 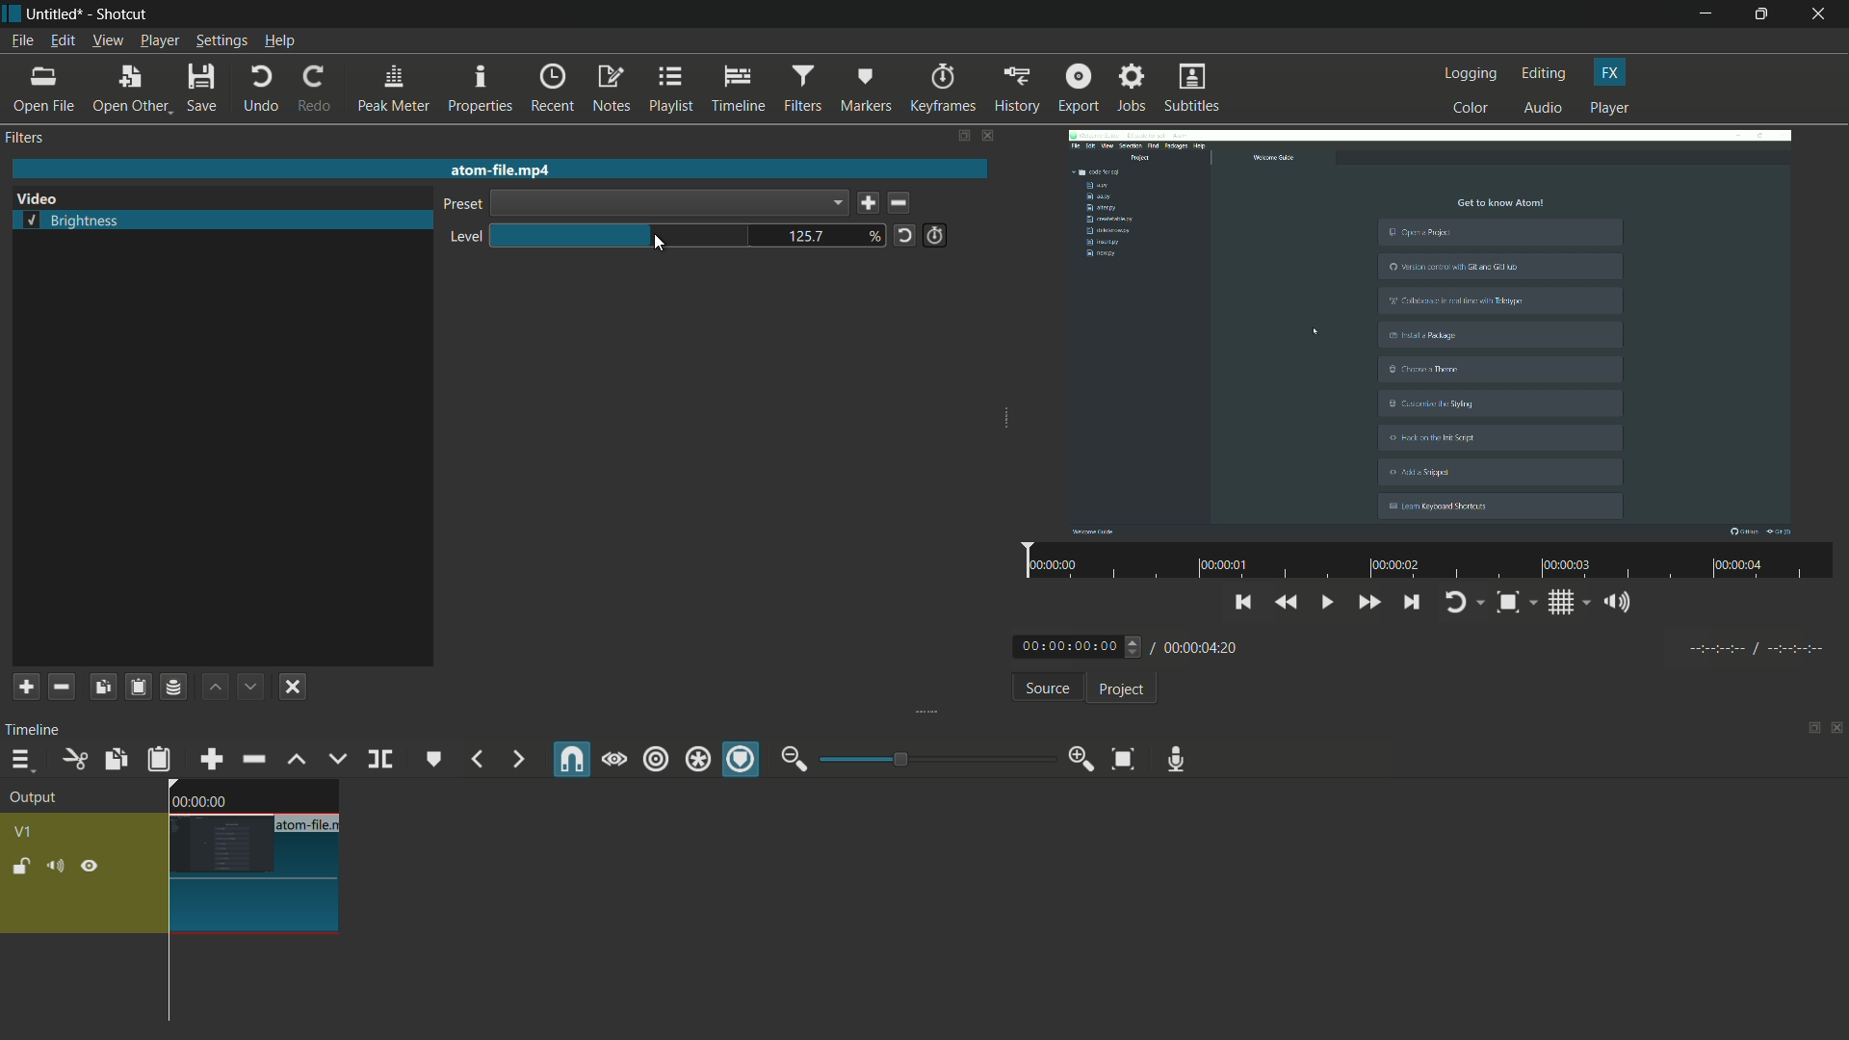 I want to click on record audio, so click(x=1171, y=759).